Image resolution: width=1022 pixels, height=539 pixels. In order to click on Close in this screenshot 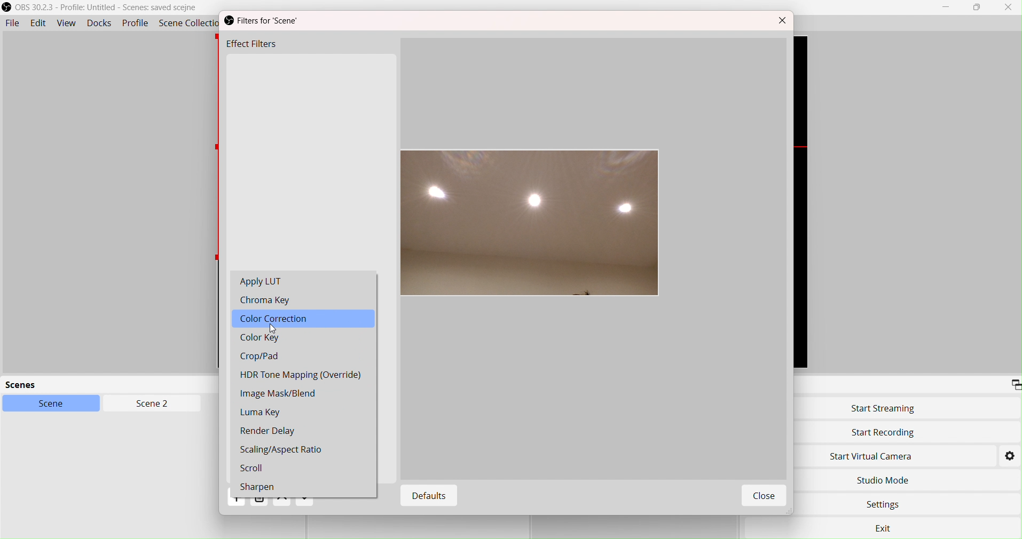, I will do `click(1008, 7)`.